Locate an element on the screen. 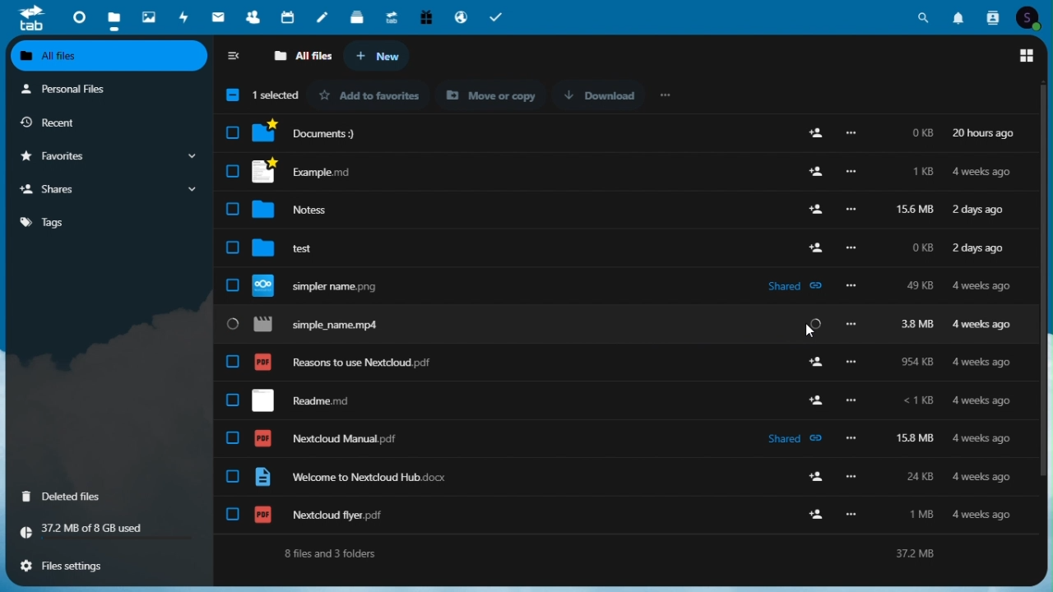 This screenshot has height=592, width=1053. All files is located at coordinates (111, 56).